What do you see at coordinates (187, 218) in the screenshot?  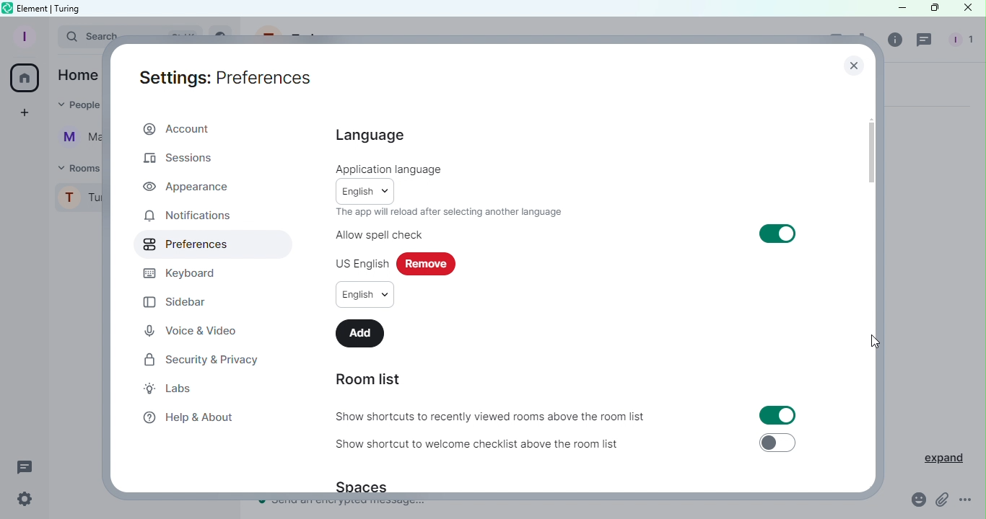 I see `Notifications` at bounding box center [187, 218].